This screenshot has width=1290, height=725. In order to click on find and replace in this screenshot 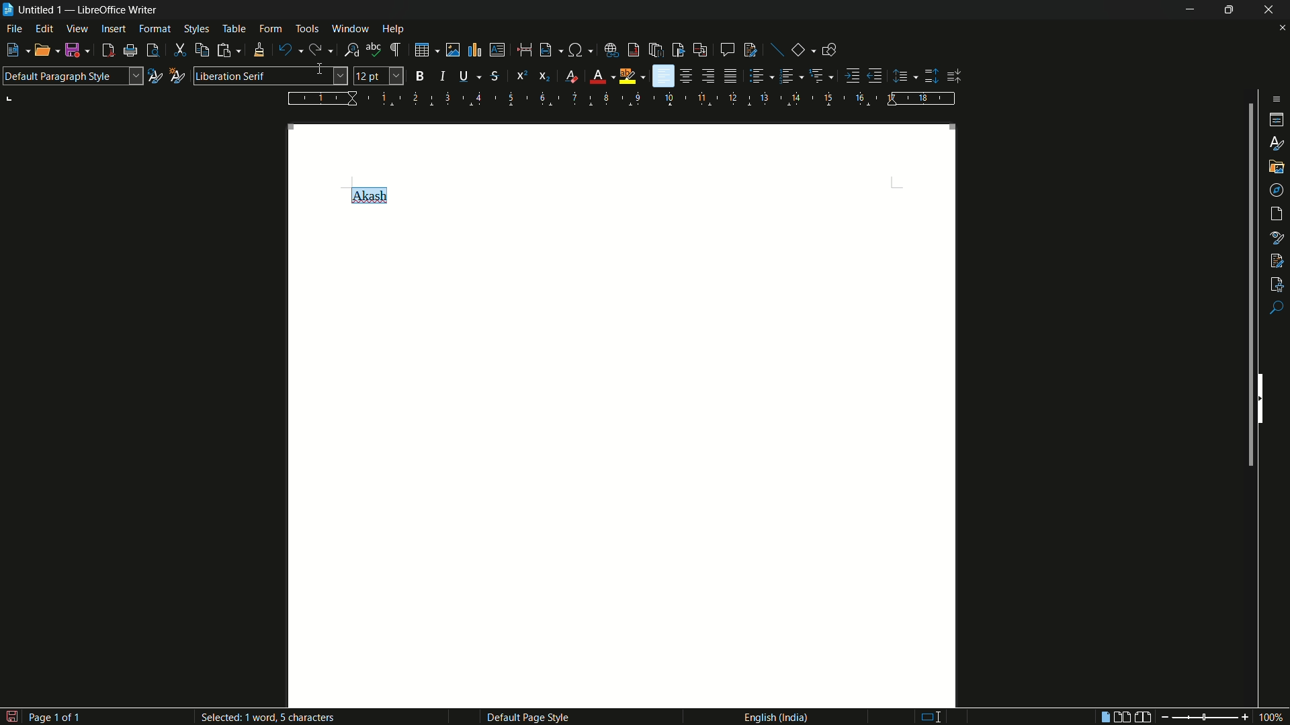, I will do `click(352, 50)`.